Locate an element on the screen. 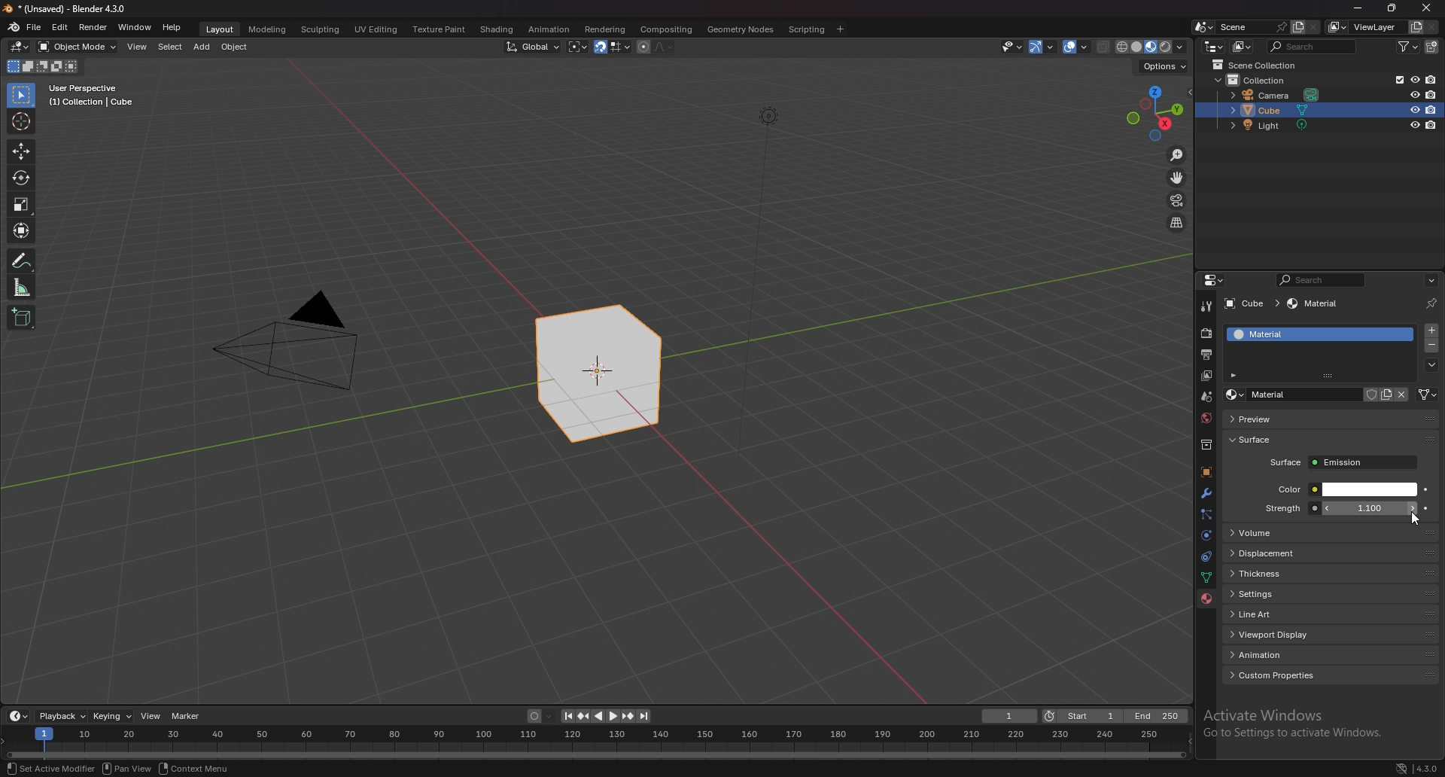 The image size is (1445, 777). displacement is located at coordinates (1331, 553).